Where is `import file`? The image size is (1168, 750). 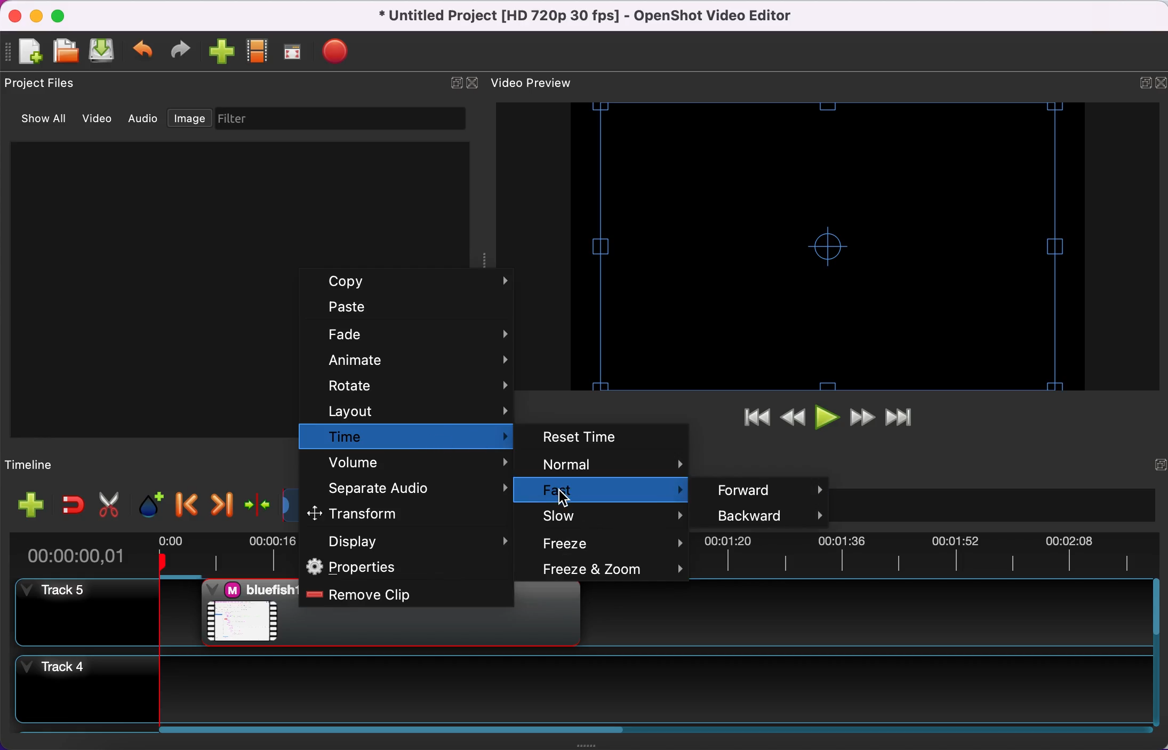
import file is located at coordinates (223, 53).